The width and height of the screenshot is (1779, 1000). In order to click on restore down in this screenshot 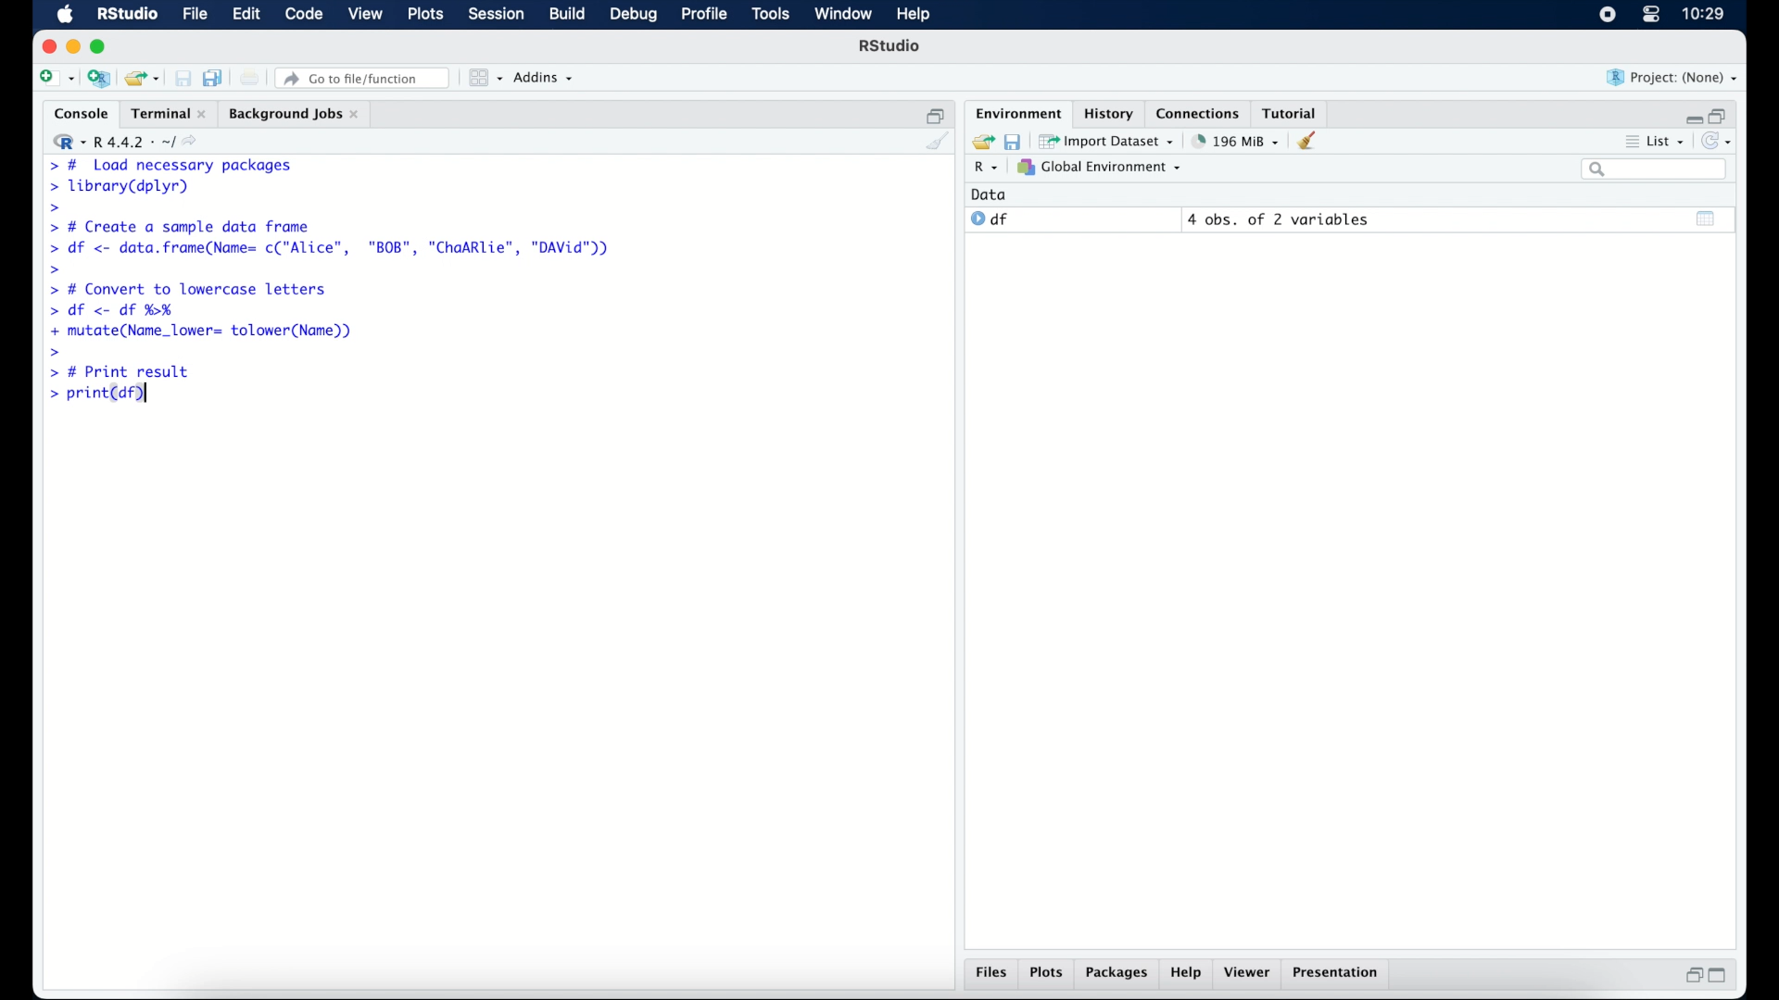, I will do `click(1722, 114)`.